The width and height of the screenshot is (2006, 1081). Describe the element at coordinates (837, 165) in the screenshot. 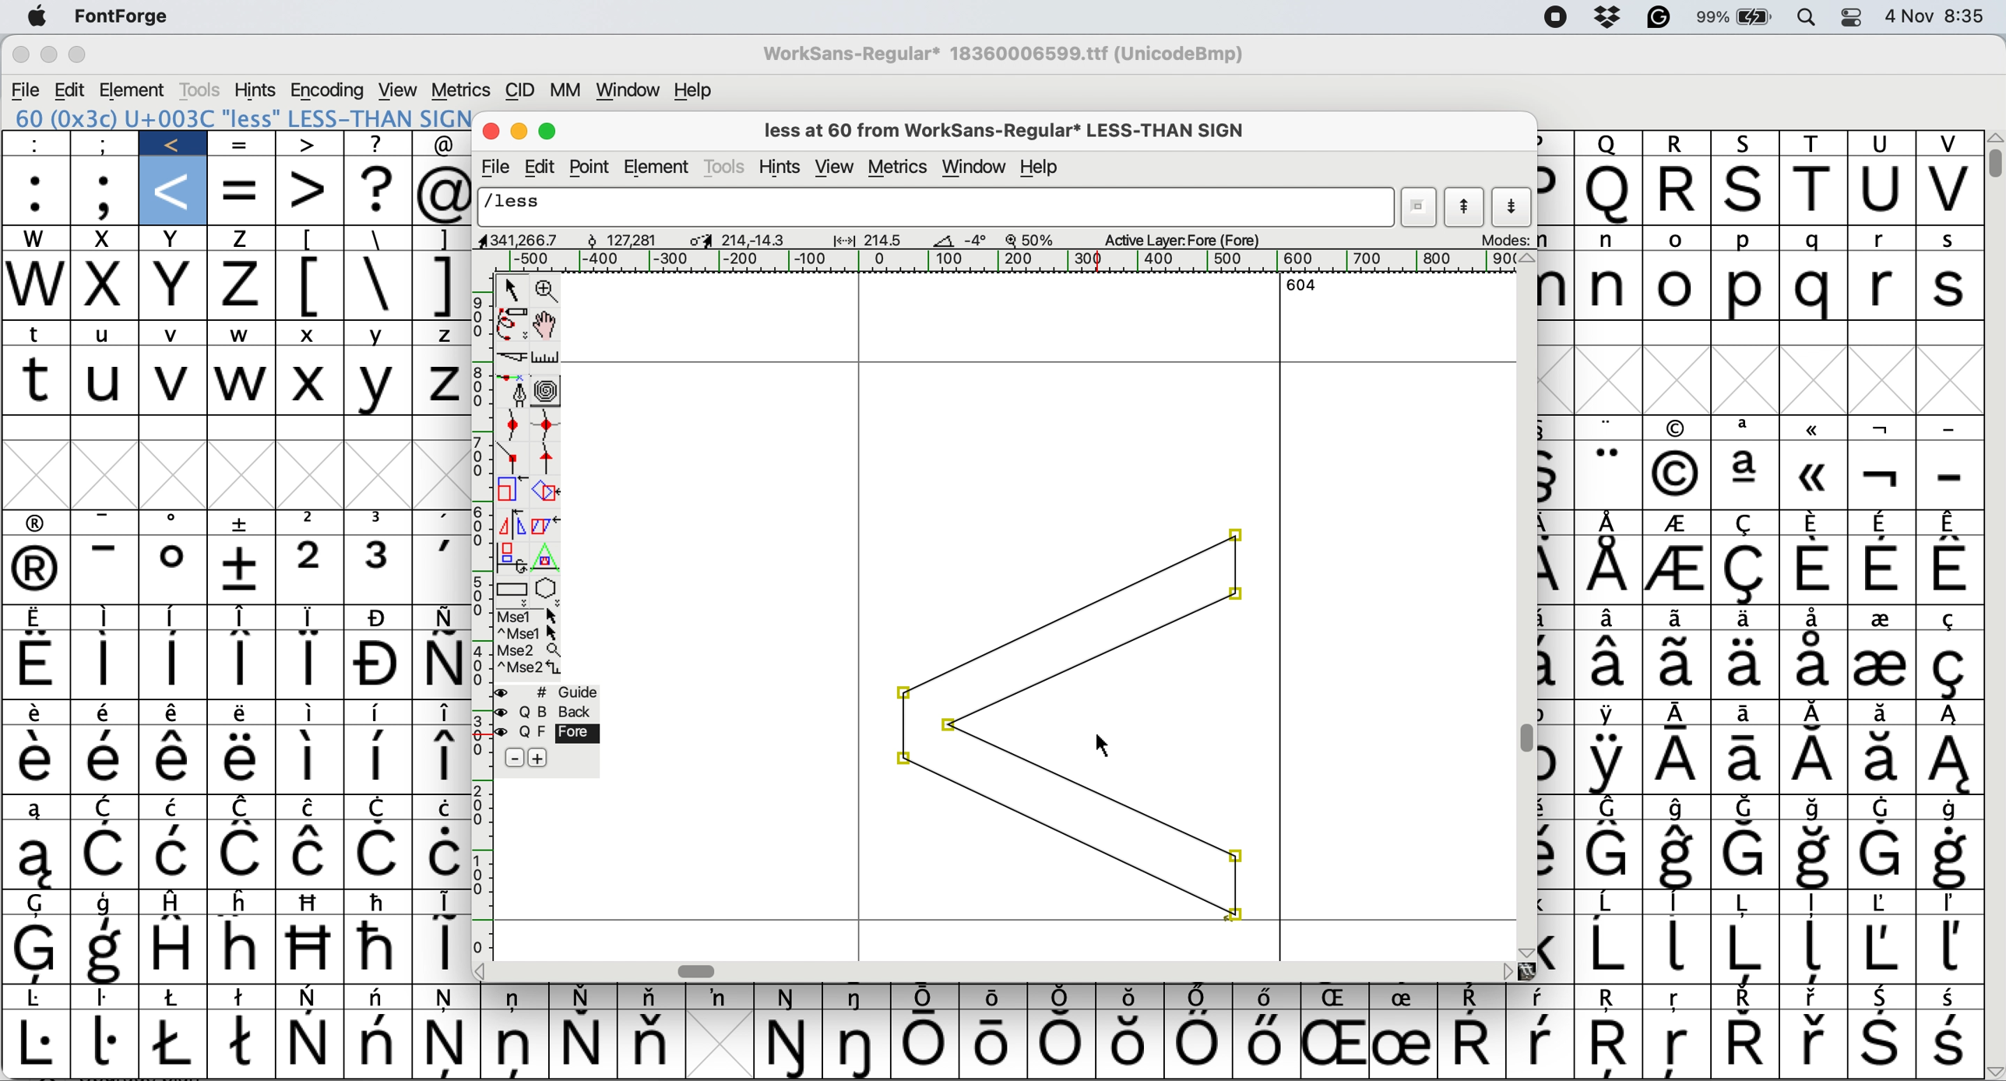

I see `view` at that location.